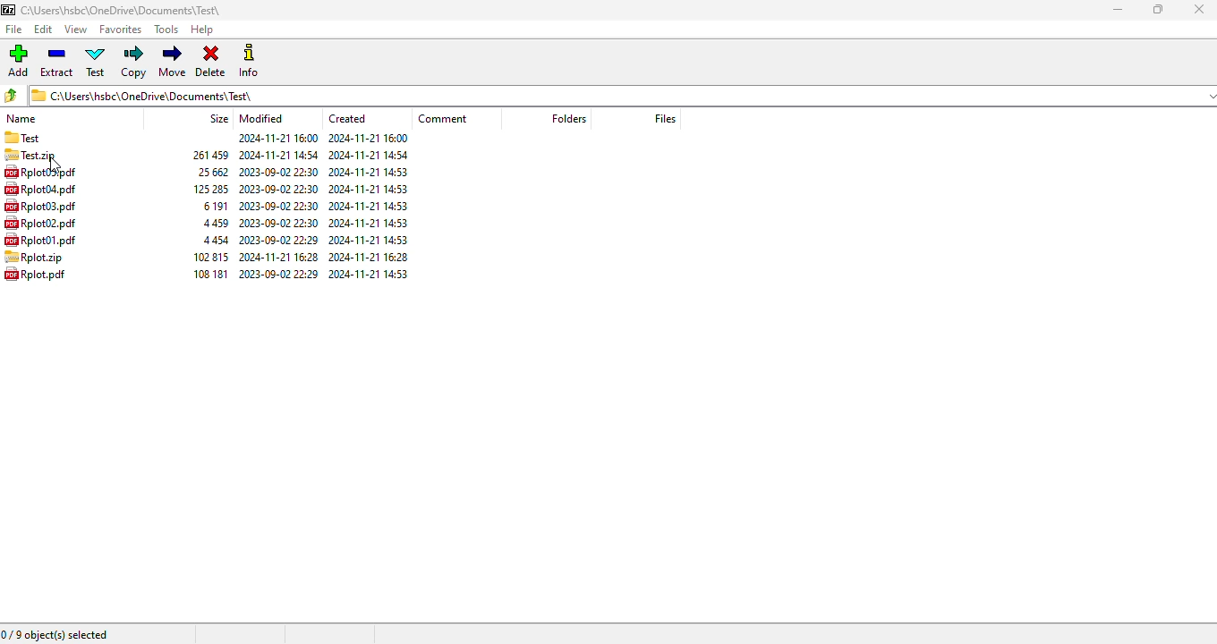  What do you see at coordinates (77, 29) in the screenshot?
I see `view` at bounding box center [77, 29].